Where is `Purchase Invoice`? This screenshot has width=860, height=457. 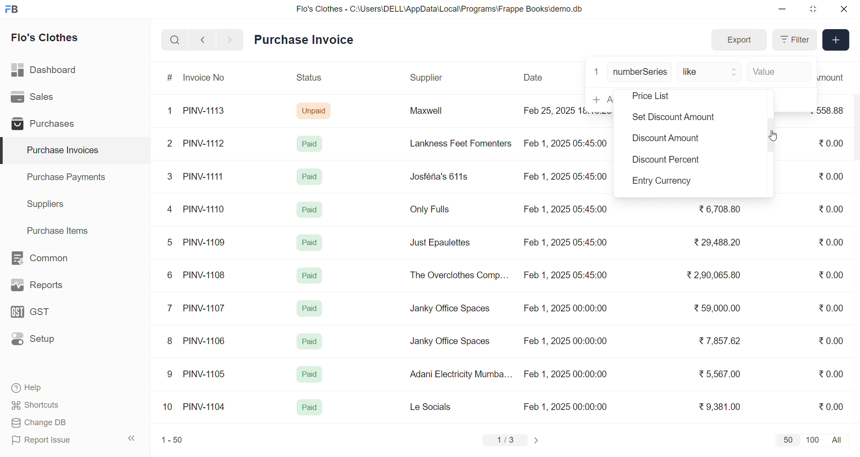
Purchase Invoice is located at coordinates (307, 40).